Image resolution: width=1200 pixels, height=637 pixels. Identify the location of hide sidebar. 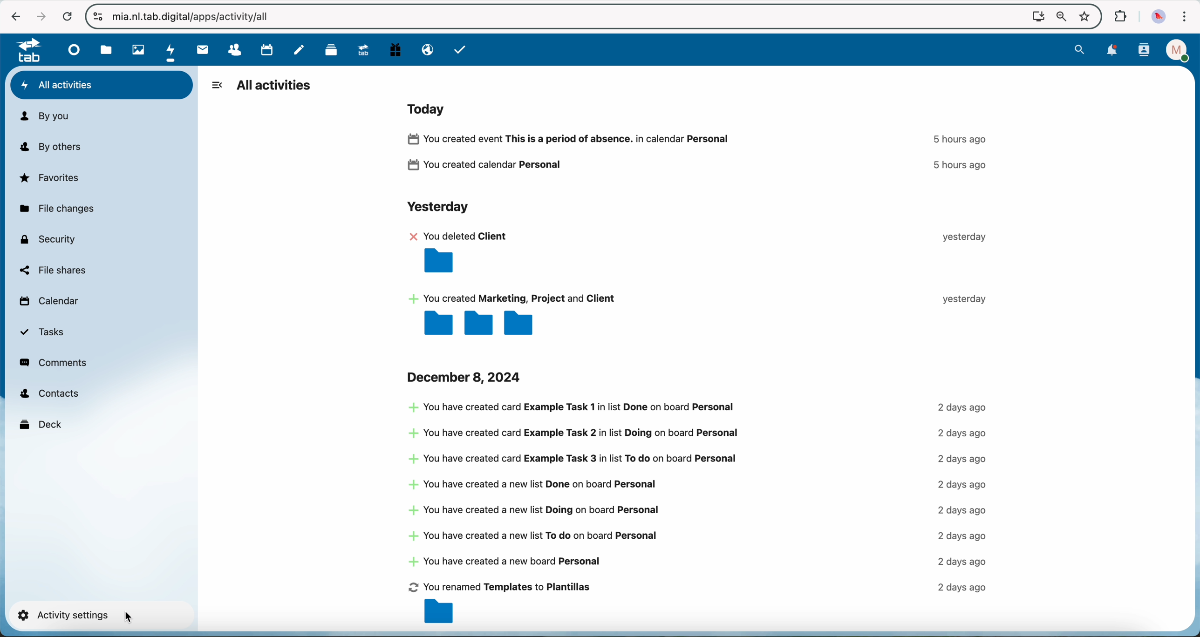
(217, 85).